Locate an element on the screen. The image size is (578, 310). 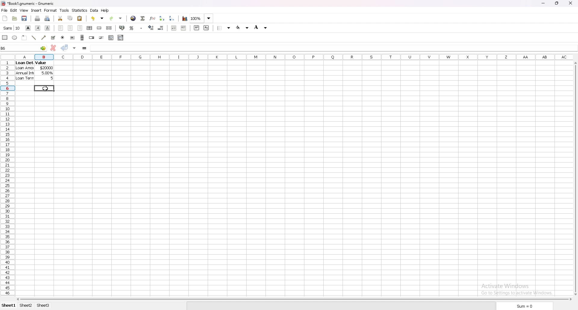
accept changes is located at coordinates (65, 48).